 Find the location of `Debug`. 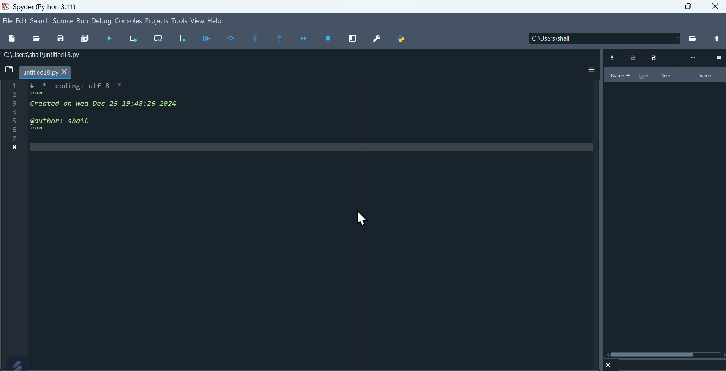

Debug is located at coordinates (102, 20).